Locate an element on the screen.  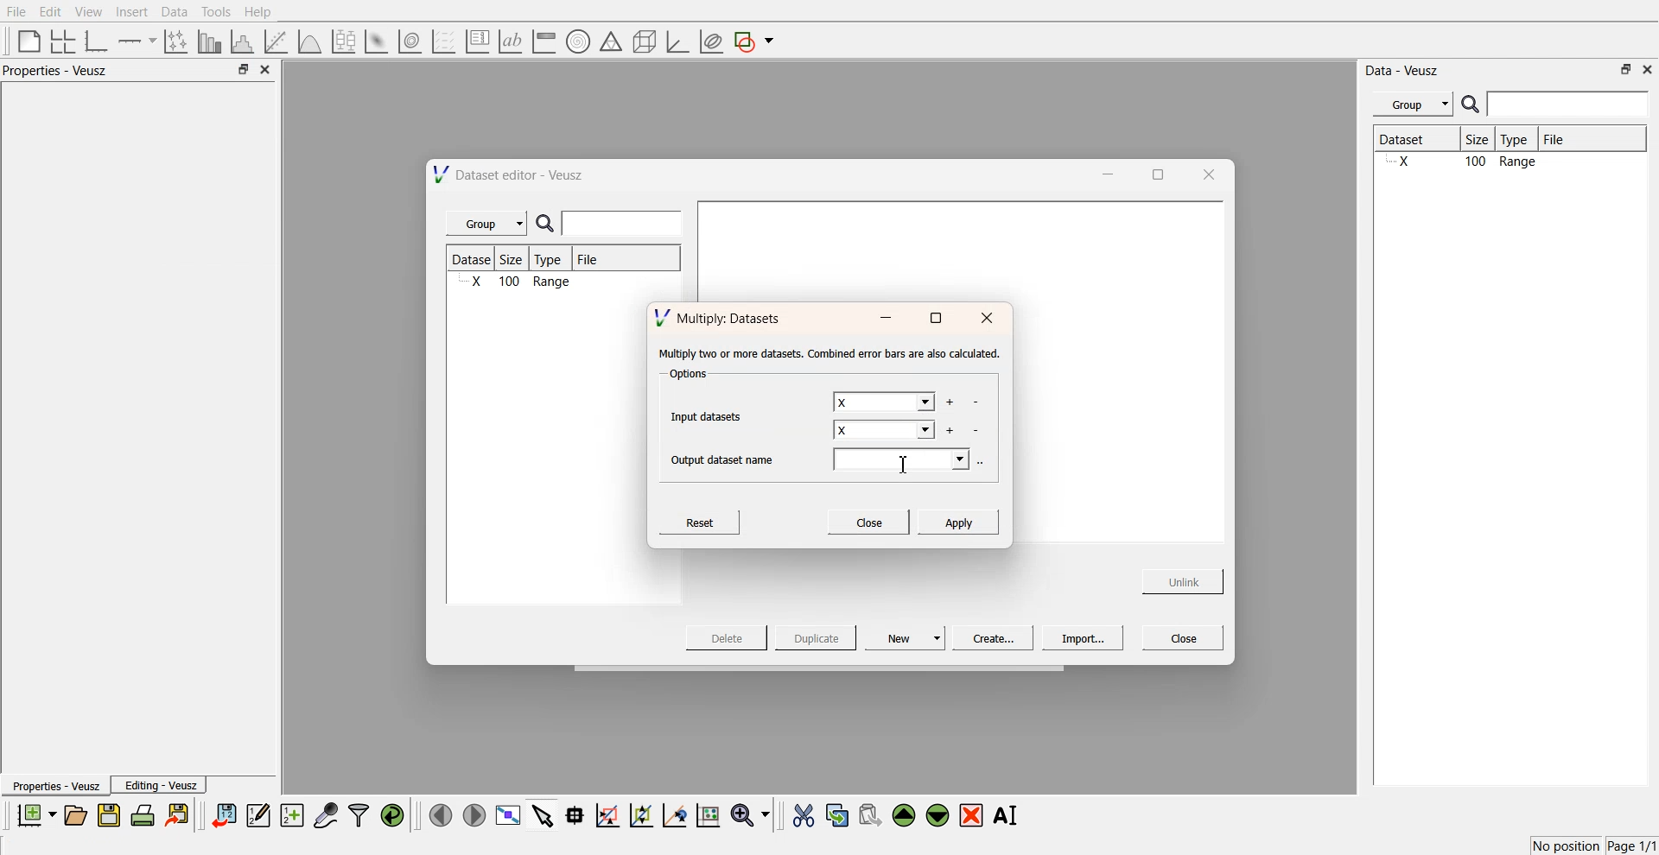
copy the selected widgets is located at coordinates (837, 814).